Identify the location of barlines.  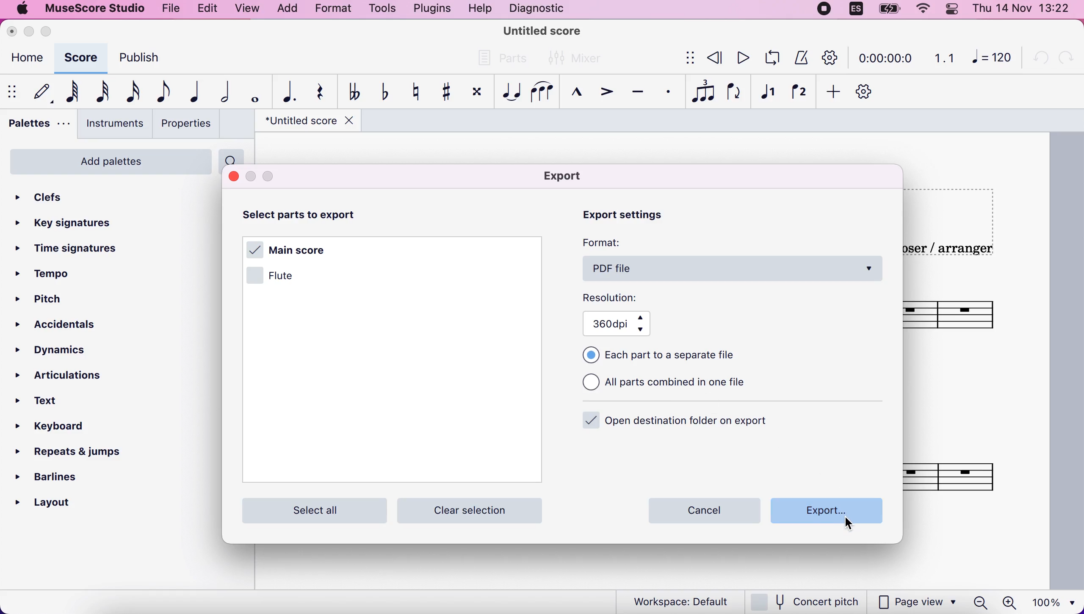
(58, 478).